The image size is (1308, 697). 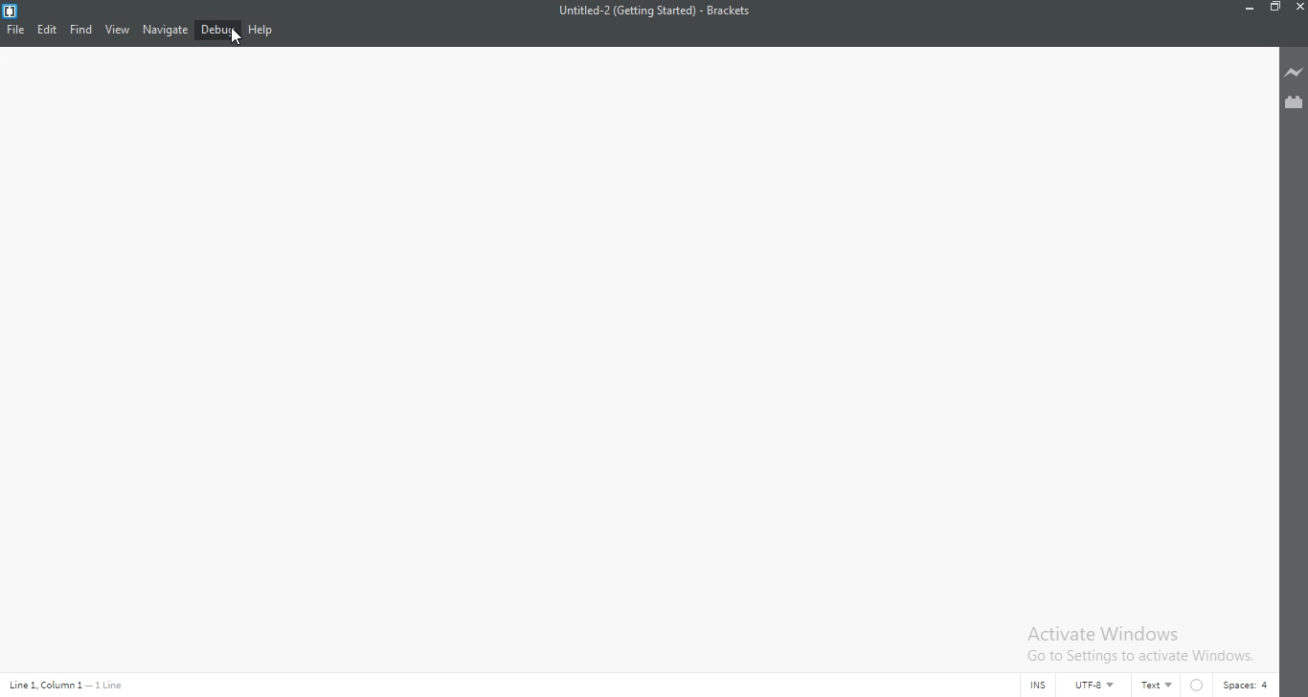 What do you see at coordinates (1100, 685) in the screenshot?
I see `UTF-8` at bounding box center [1100, 685].